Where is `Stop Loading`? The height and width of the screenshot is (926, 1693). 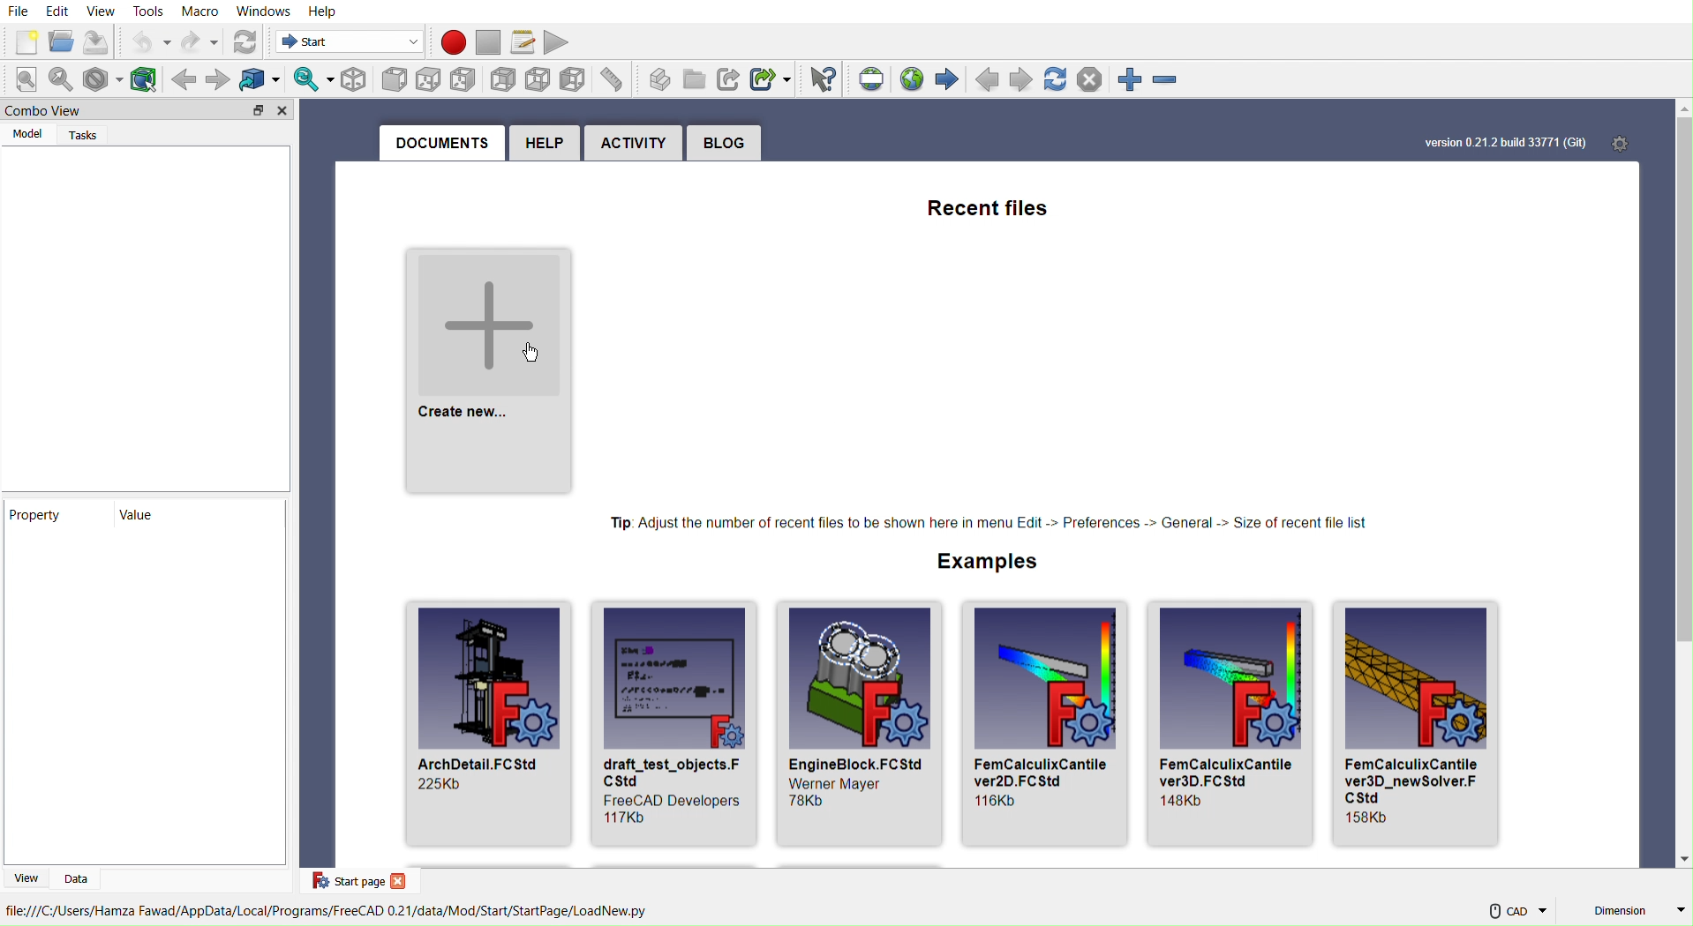
Stop Loading is located at coordinates (1095, 81).